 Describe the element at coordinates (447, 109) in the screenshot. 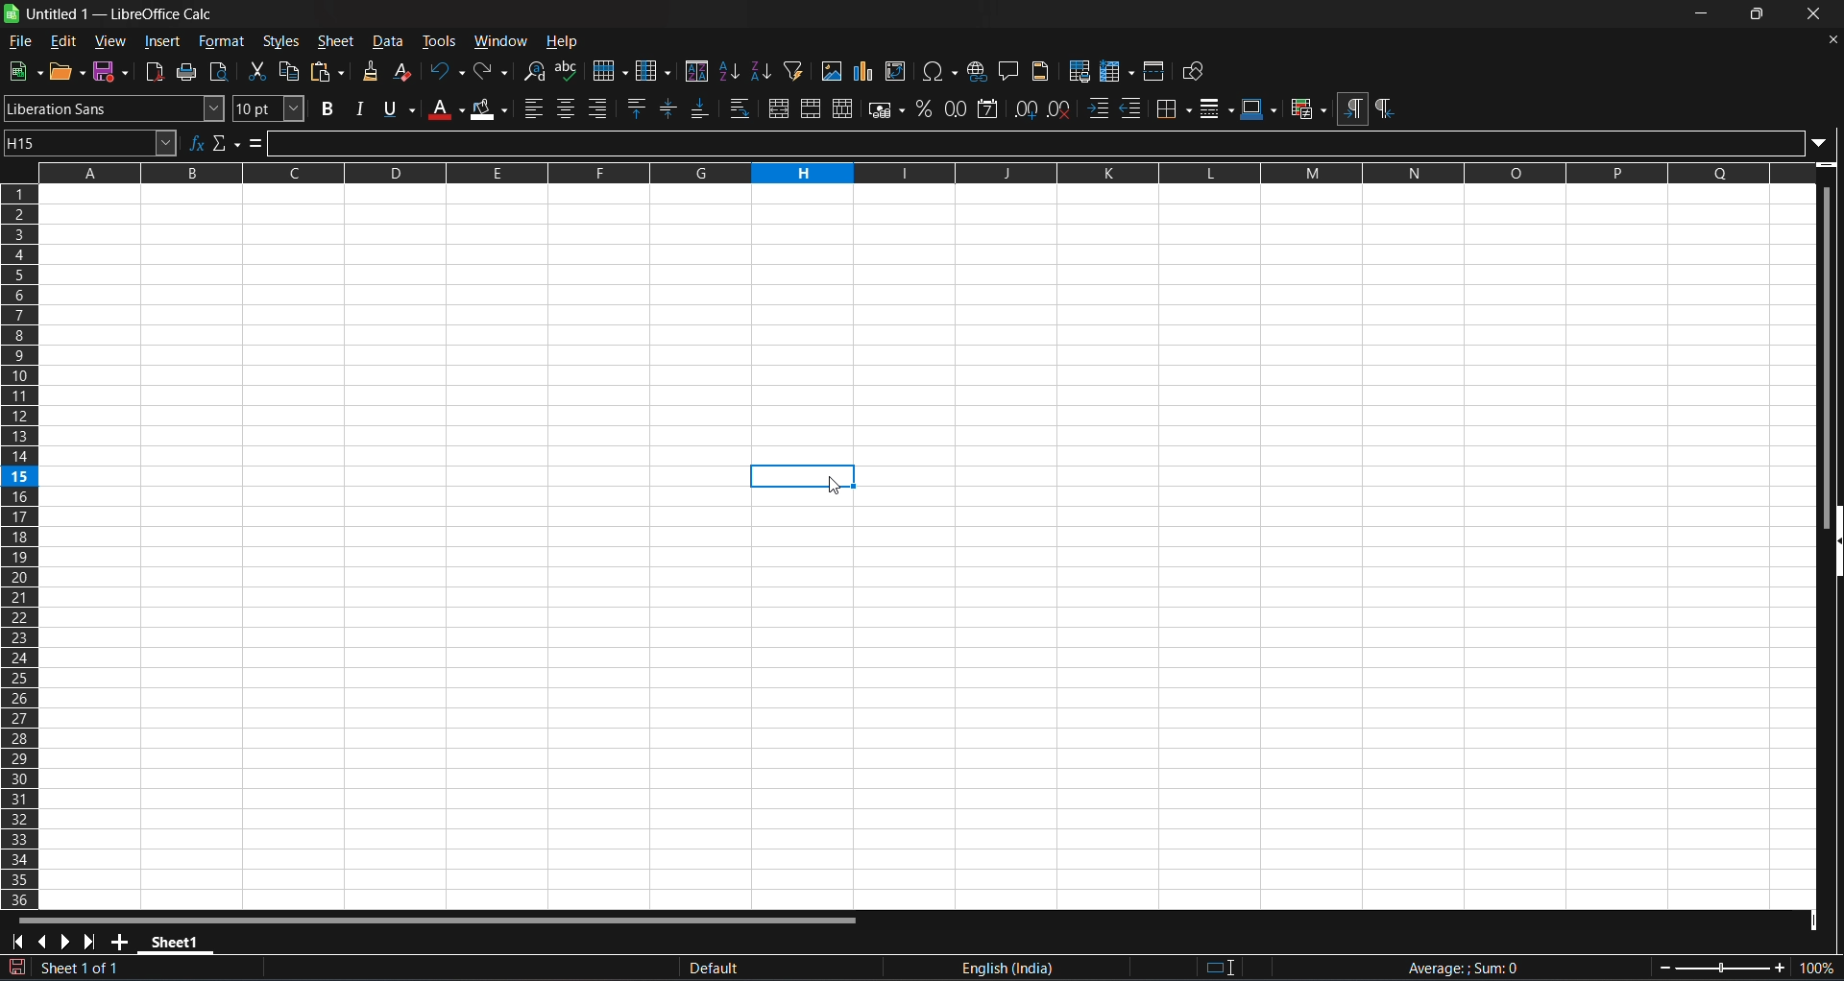

I see `font color` at that location.